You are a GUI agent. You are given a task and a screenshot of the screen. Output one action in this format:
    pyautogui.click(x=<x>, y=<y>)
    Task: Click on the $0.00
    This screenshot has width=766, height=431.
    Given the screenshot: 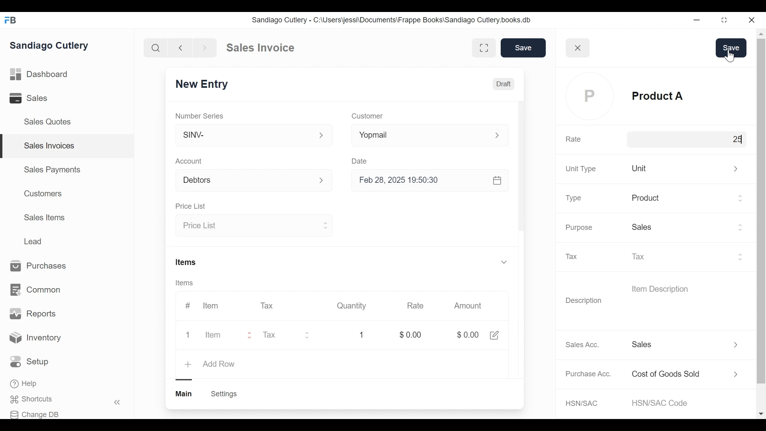 What is the action you would take?
    pyautogui.click(x=466, y=335)
    